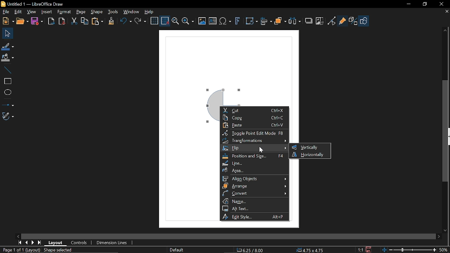  What do you see at coordinates (7, 21) in the screenshot?
I see `new` at bounding box center [7, 21].